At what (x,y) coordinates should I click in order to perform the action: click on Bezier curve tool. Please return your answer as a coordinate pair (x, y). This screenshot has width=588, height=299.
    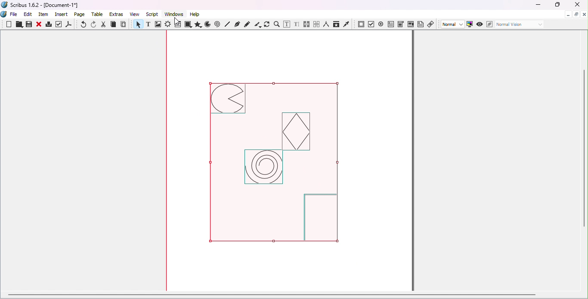
    Looking at the image, I should click on (237, 24).